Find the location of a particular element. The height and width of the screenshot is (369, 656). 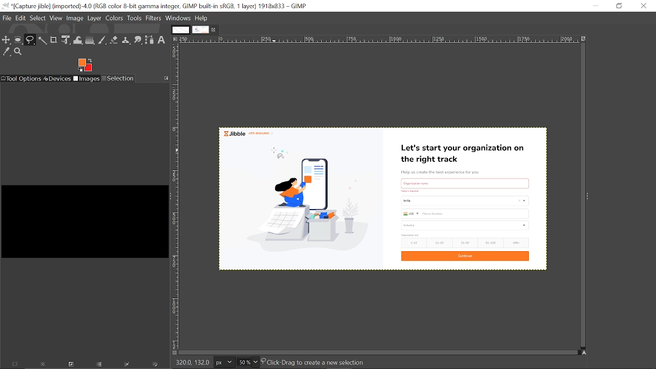

Text tool is located at coordinates (162, 40).